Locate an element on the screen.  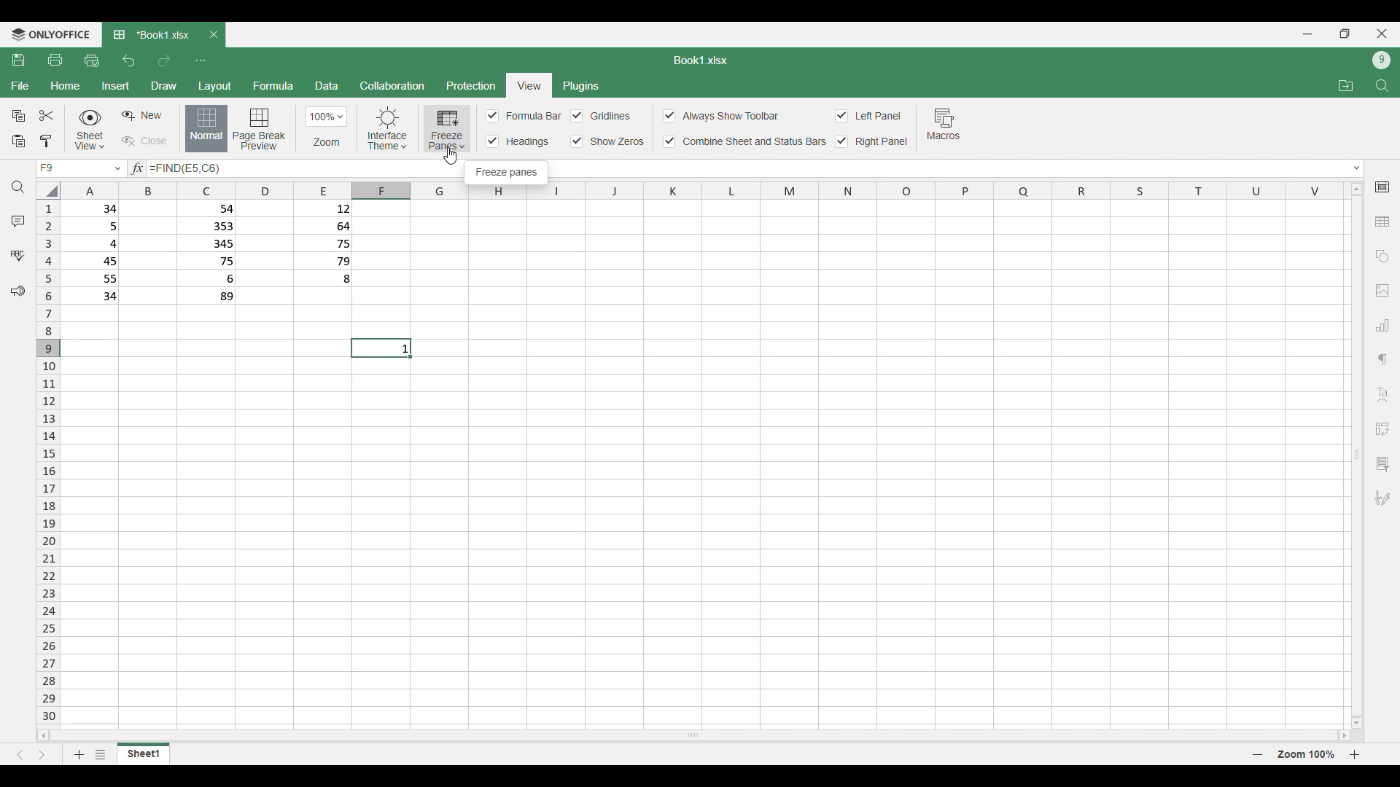
move right is located at coordinates (1340, 735).